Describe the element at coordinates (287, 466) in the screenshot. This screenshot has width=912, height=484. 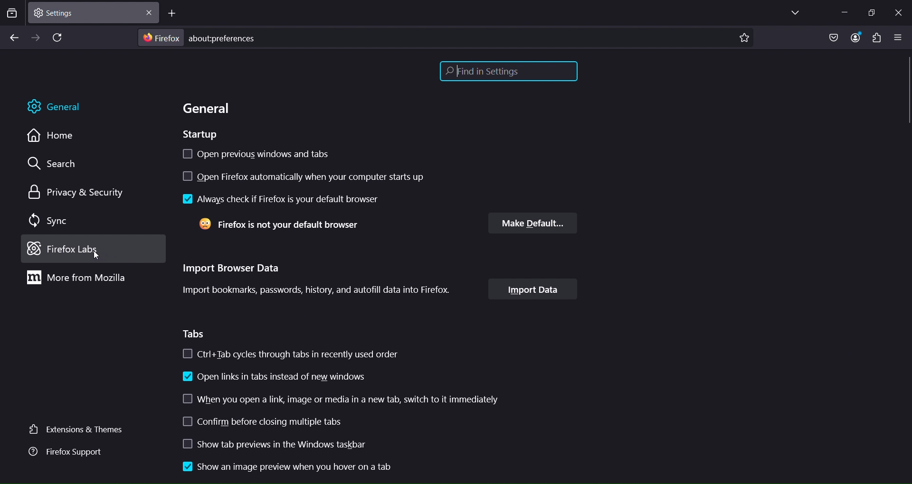
I see `show an image preview when u hover on the tab` at that location.